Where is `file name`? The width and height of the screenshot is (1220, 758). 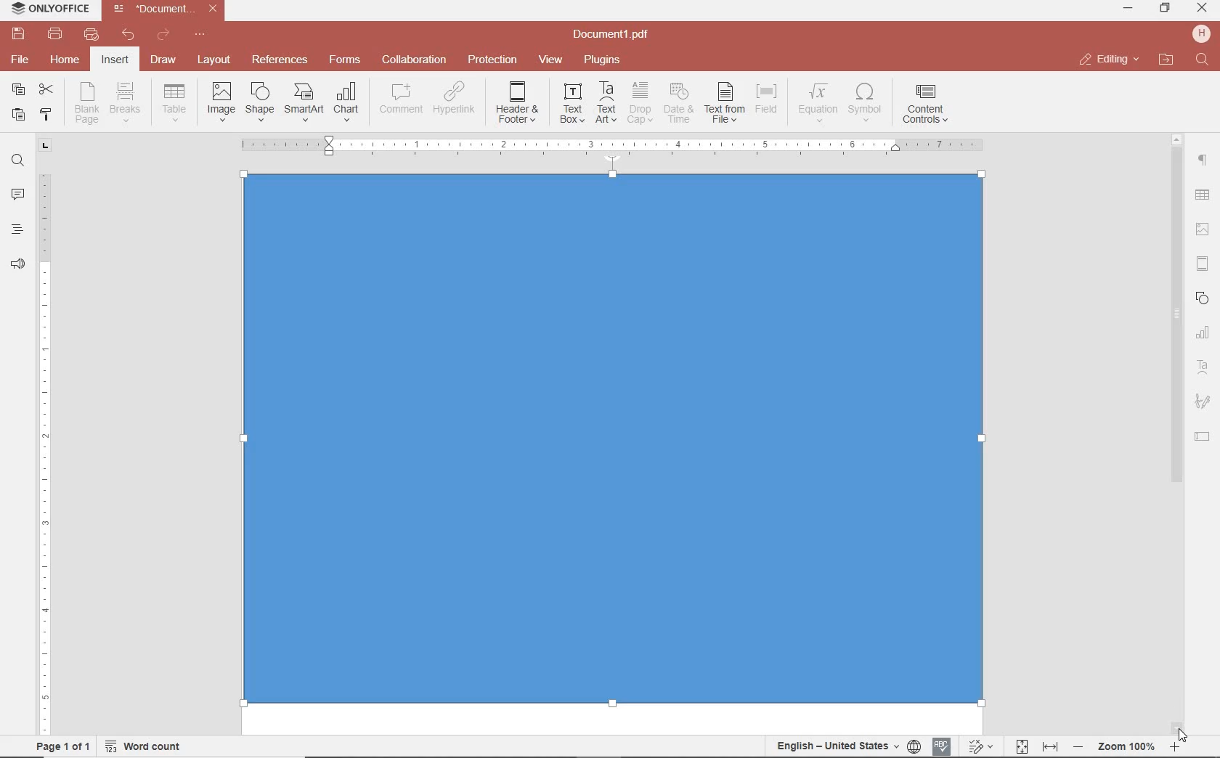
file name is located at coordinates (168, 9).